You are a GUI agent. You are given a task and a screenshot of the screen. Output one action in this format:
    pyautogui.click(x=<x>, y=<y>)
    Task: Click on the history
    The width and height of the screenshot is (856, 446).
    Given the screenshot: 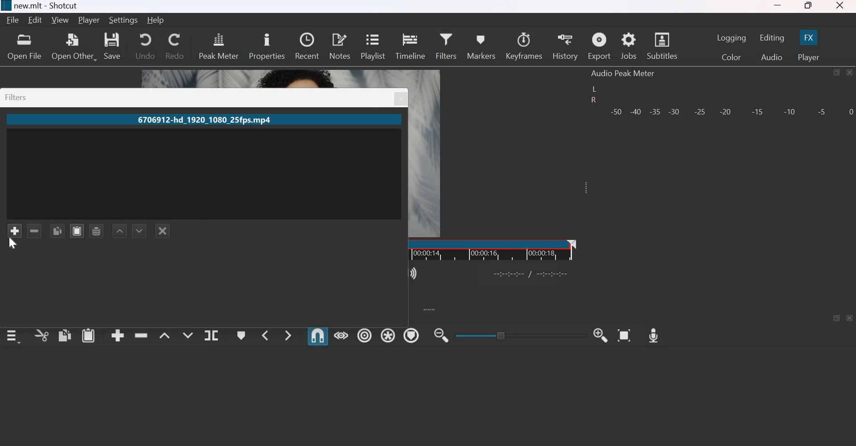 What is the action you would take?
    pyautogui.click(x=564, y=46)
    